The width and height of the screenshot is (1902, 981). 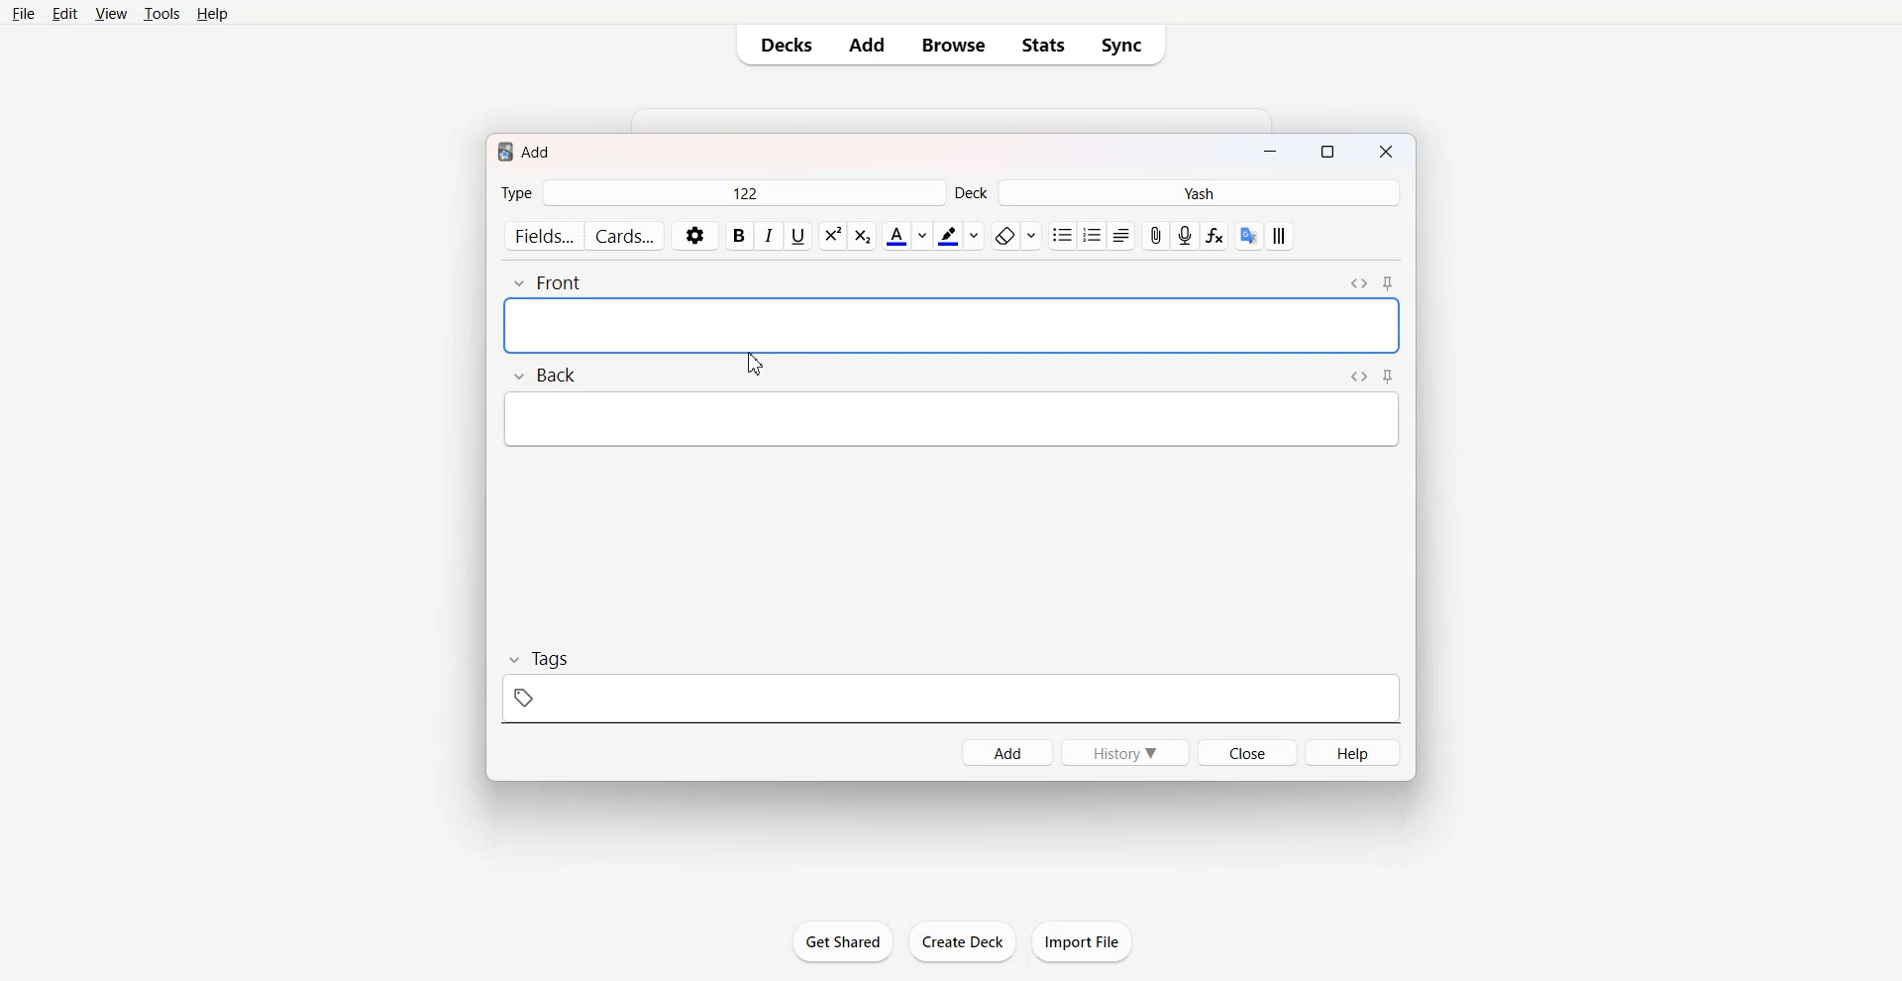 I want to click on Unorder List, so click(x=1061, y=236).